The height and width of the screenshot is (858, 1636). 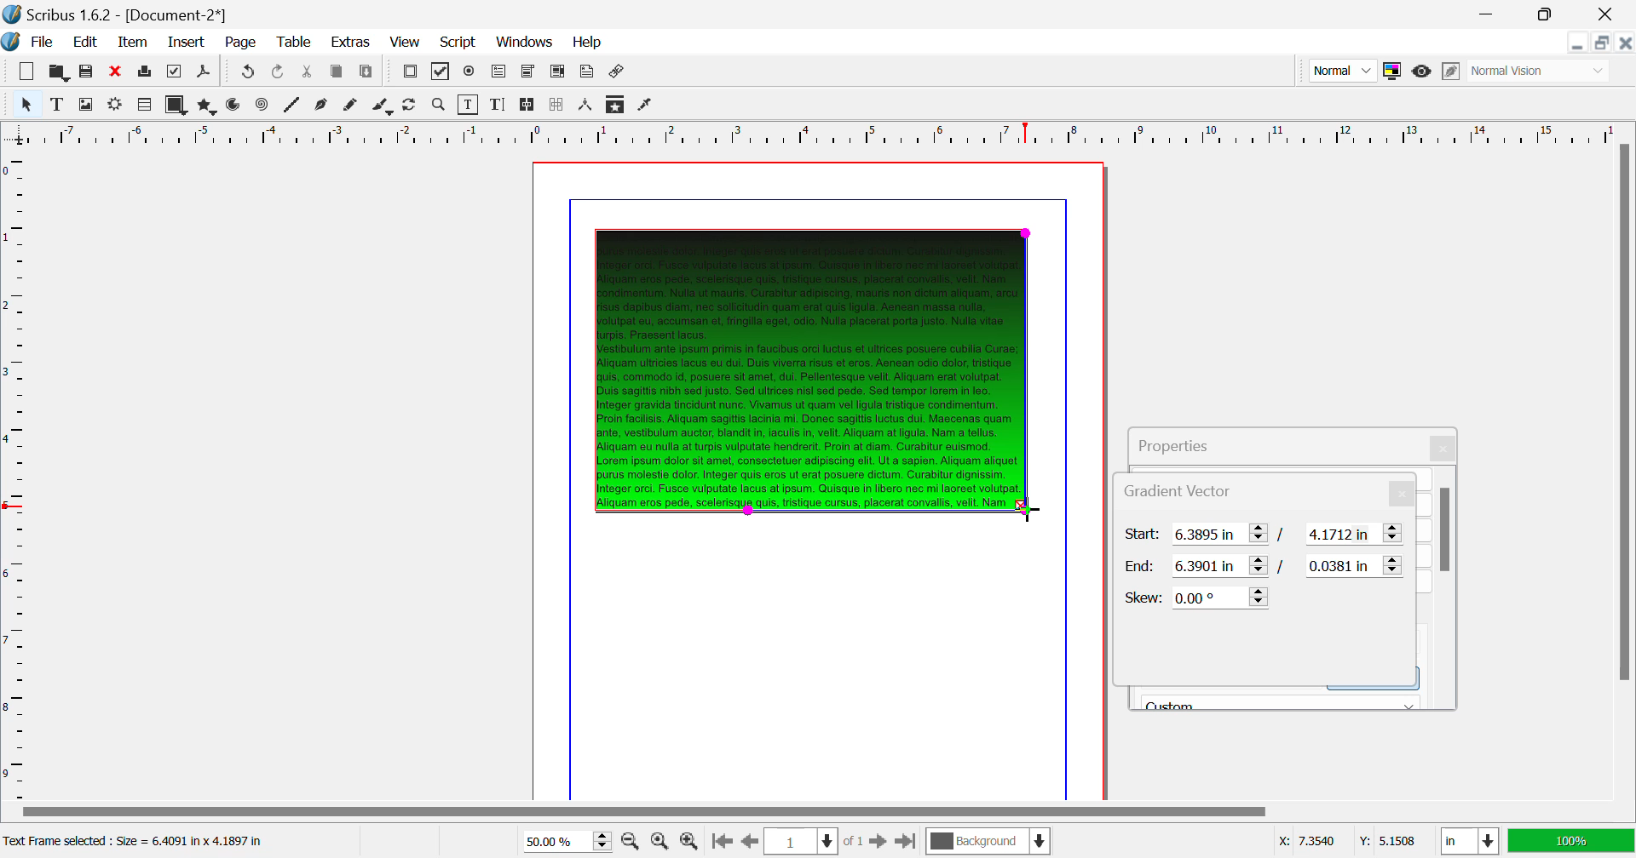 I want to click on Copy, so click(x=337, y=75).